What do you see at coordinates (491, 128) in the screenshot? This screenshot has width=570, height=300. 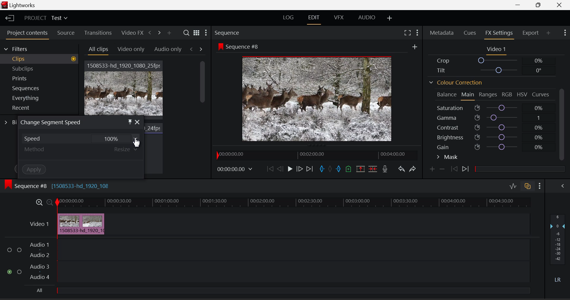 I see `Contrast` at bounding box center [491, 128].